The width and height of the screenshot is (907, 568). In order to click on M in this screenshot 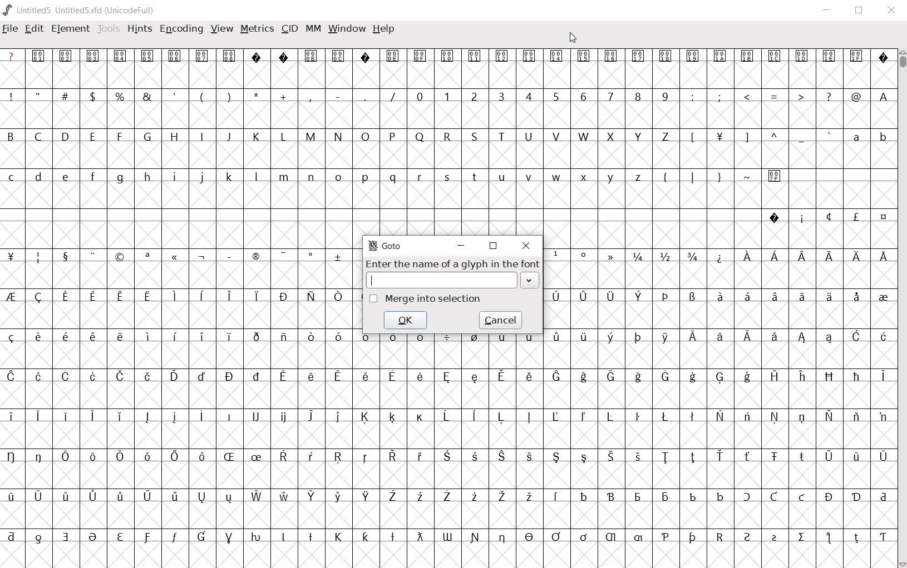, I will do `click(310, 136)`.